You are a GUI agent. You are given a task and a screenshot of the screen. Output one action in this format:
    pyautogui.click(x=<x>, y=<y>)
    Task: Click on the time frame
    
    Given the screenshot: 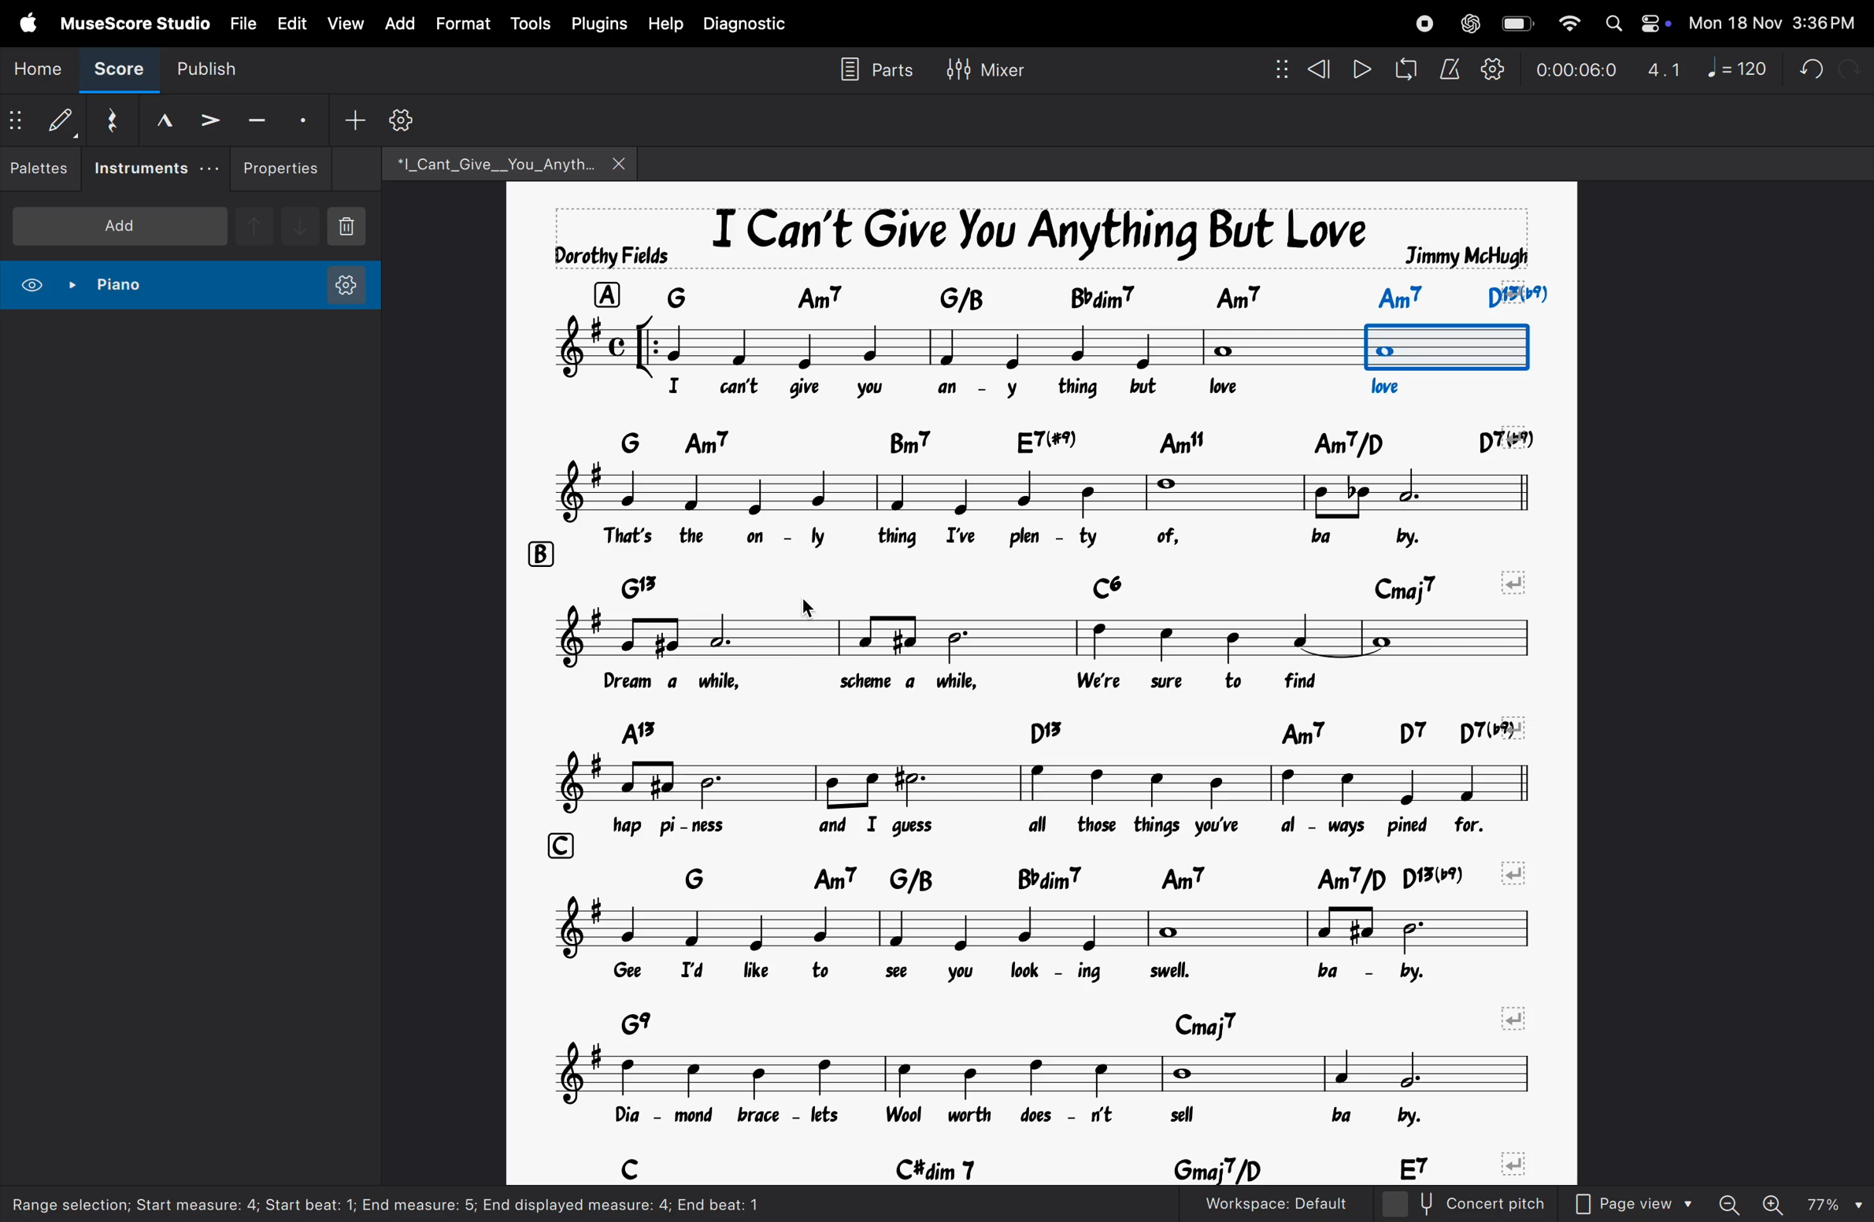 What is the action you would take?
    pyautogui.click(x=1570, y=70)
    